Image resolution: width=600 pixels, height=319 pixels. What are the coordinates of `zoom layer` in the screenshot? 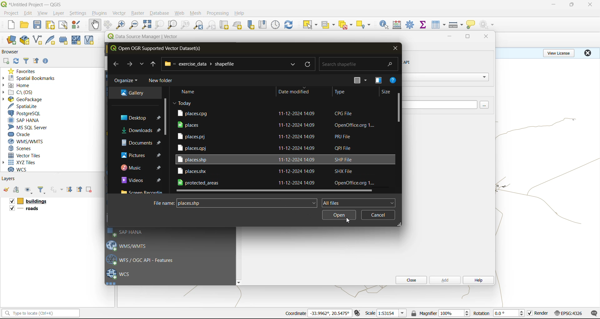 It's located at (172, 26).